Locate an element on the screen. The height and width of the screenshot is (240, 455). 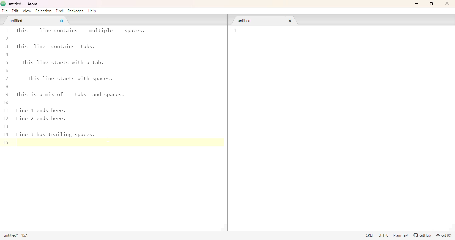
line 15, column 1 is located at coordinates (26, 235).